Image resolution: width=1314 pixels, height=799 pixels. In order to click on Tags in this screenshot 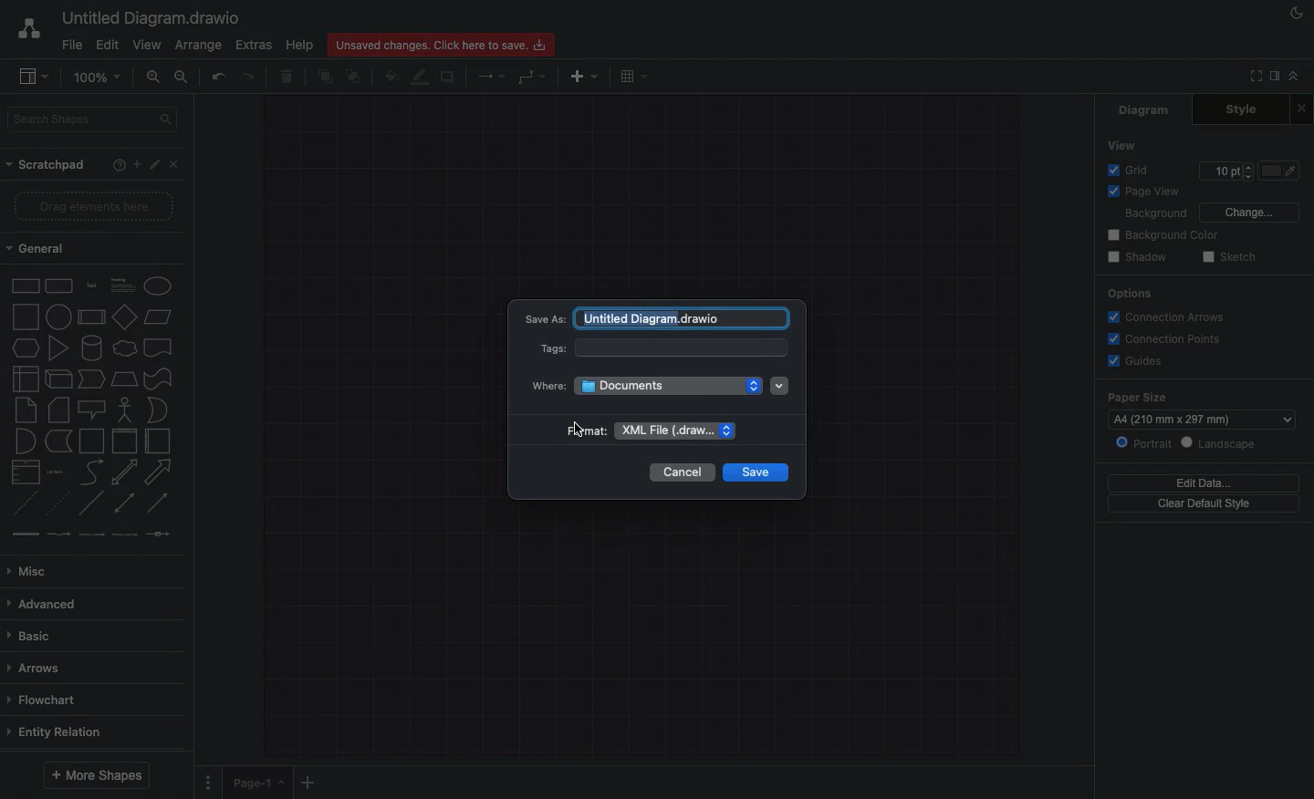, I will do `click(661, 350)`.